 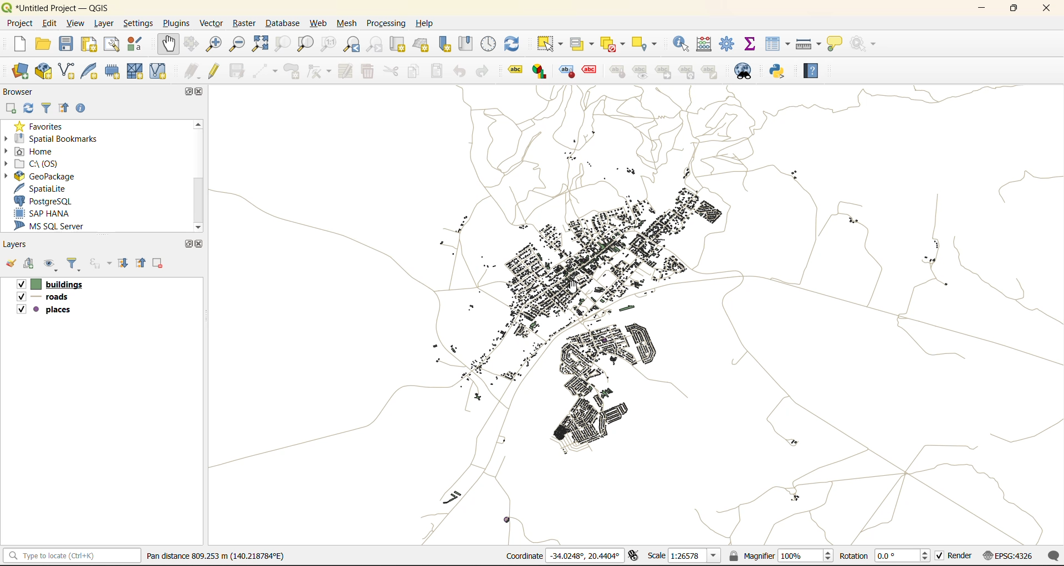 I want to click on geopackage, so click(x=56, y=176).